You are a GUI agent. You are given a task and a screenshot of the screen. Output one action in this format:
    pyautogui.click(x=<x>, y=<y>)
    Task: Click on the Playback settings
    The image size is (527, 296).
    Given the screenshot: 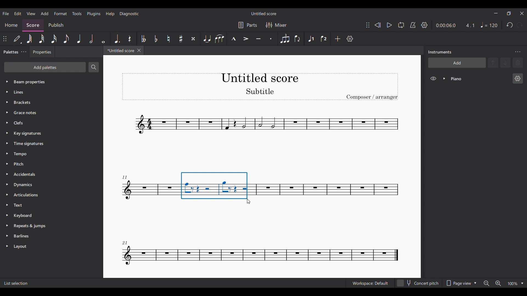 What is the action you would take?
    pyautogui.click(x=424, y=25)
    